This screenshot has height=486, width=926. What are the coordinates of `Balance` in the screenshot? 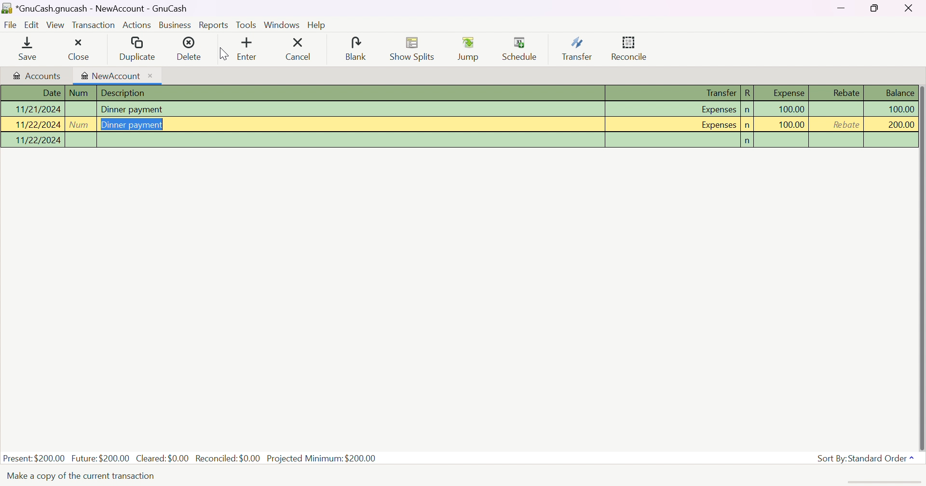 It's located at (900, 93).